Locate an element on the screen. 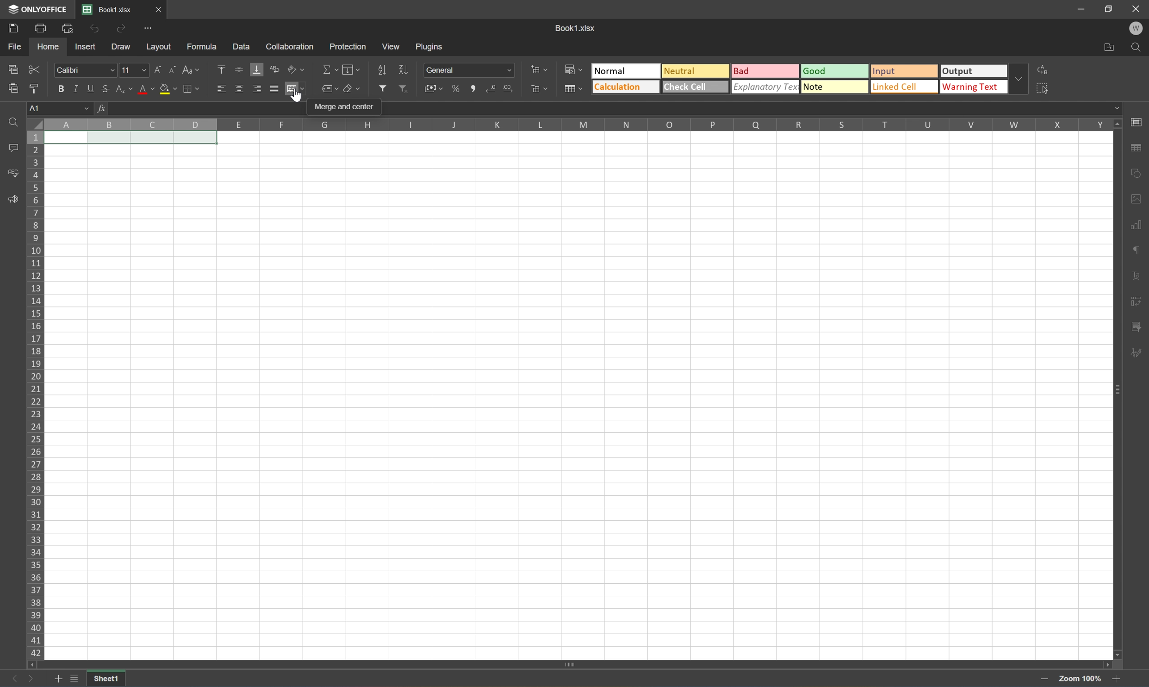  Undo is located at coordinates (96, 29).